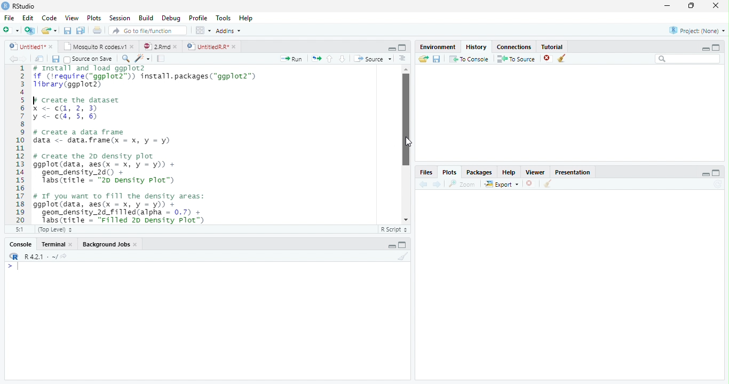  What do you see at coordinates (52, 46) in the screenshot?
I see `close` at bounding box center [52, 46].